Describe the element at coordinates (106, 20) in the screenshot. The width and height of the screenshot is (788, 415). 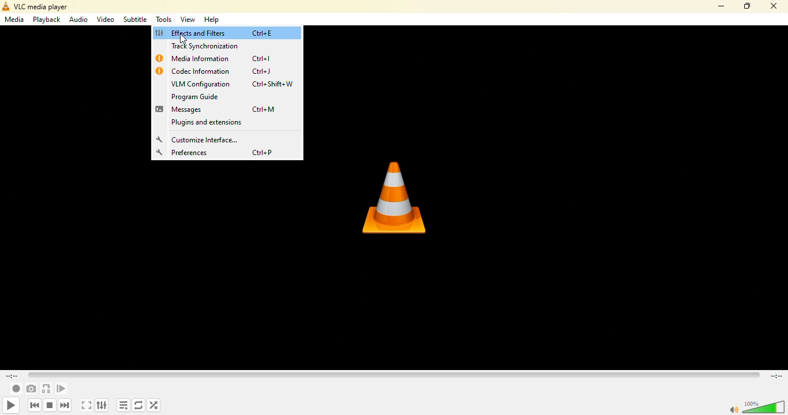
I see `video` at that location.